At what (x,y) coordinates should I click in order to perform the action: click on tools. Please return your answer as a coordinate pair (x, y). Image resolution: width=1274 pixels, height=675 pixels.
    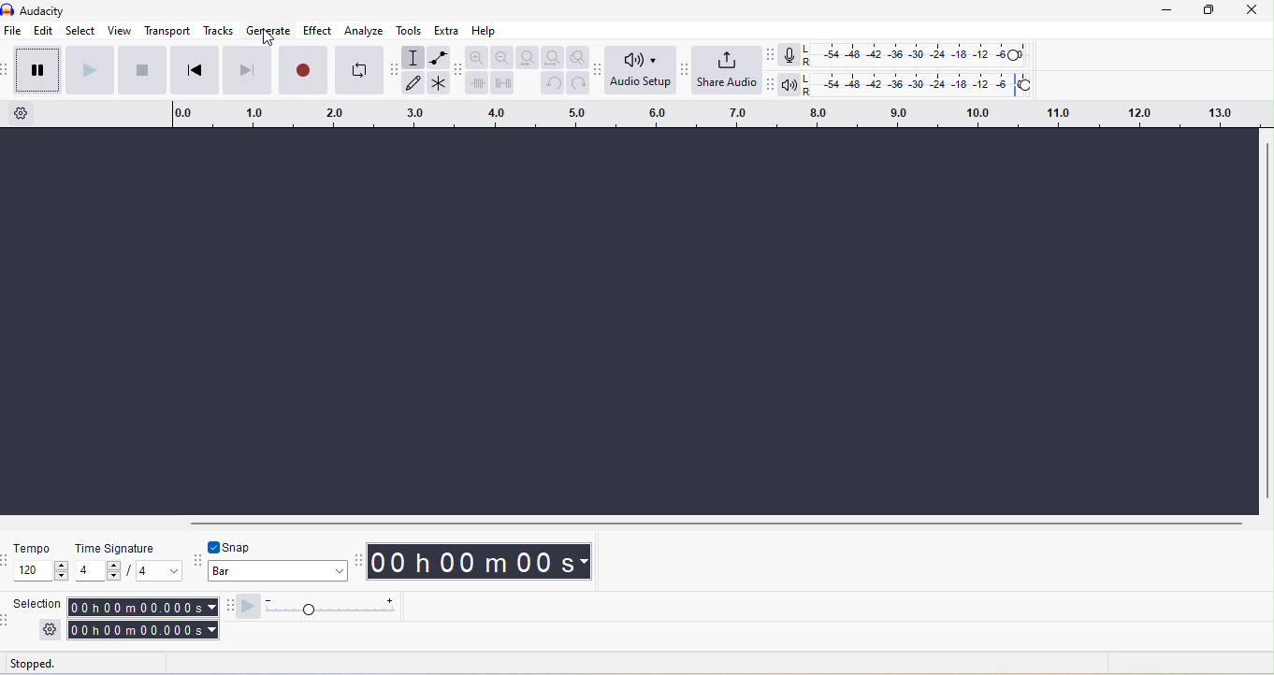
    Looking at the image, I should click on (411, 30).